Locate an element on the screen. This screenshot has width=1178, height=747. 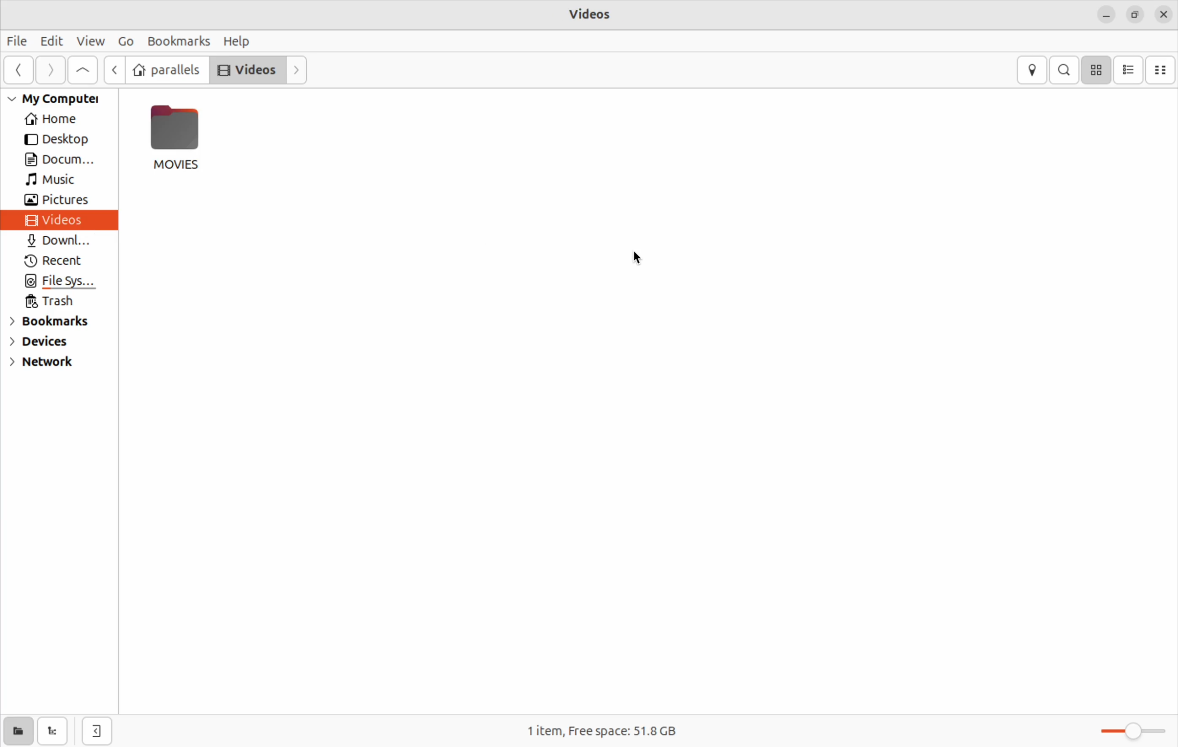
Downloads is located at coordinates (59, 242).